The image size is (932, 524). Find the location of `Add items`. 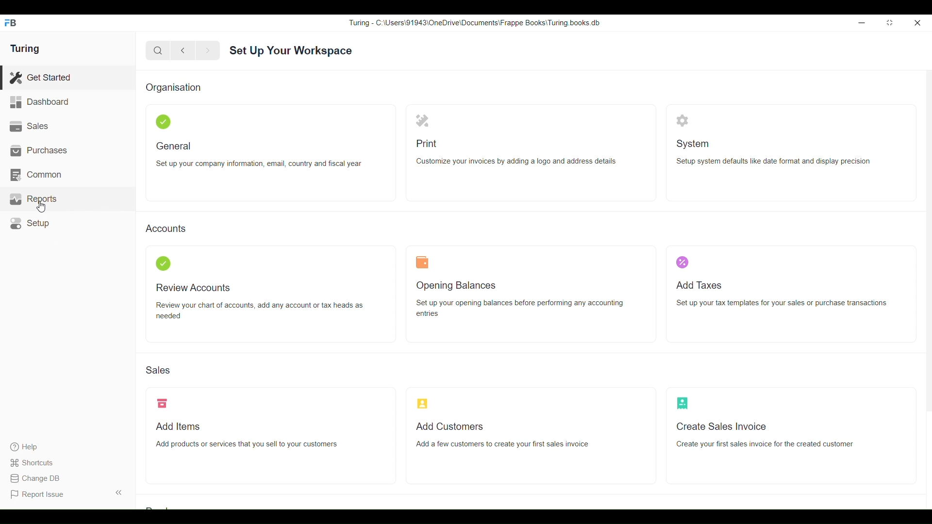

Add items is located at coordinates (162, 403).